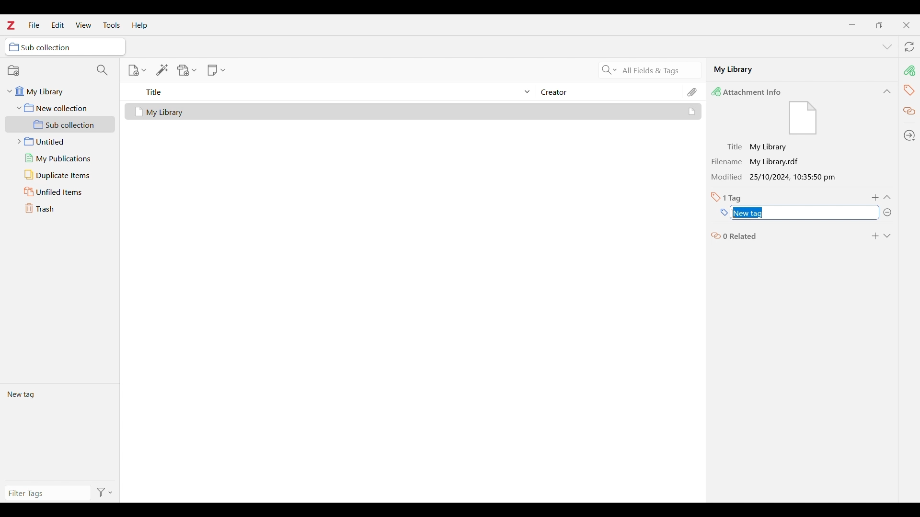 This screenshot has width=920, height=517. I want to click on Close interface, so click(906, 25).